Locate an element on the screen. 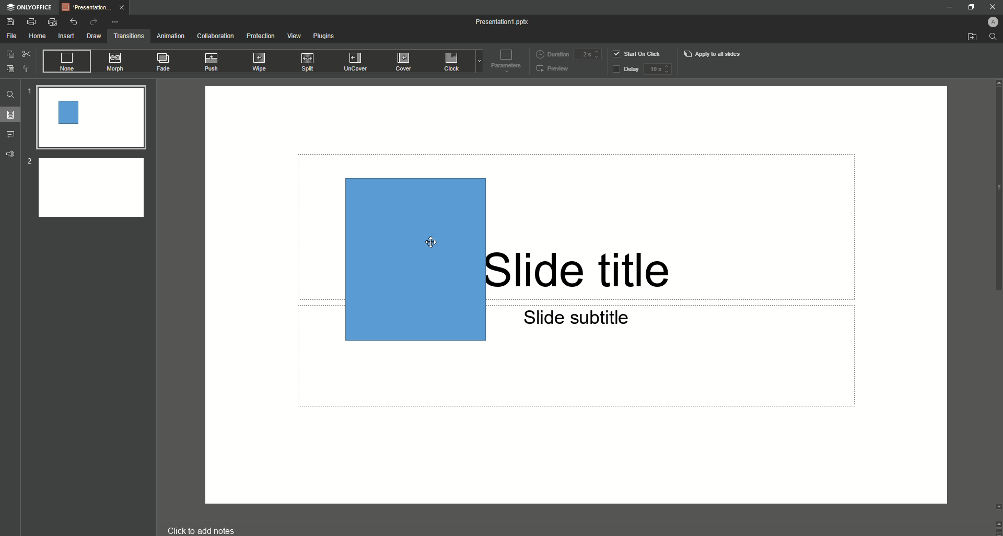 This screenshot has width=1003, height=536. Drop down menu is located at coordinates (477, 62).